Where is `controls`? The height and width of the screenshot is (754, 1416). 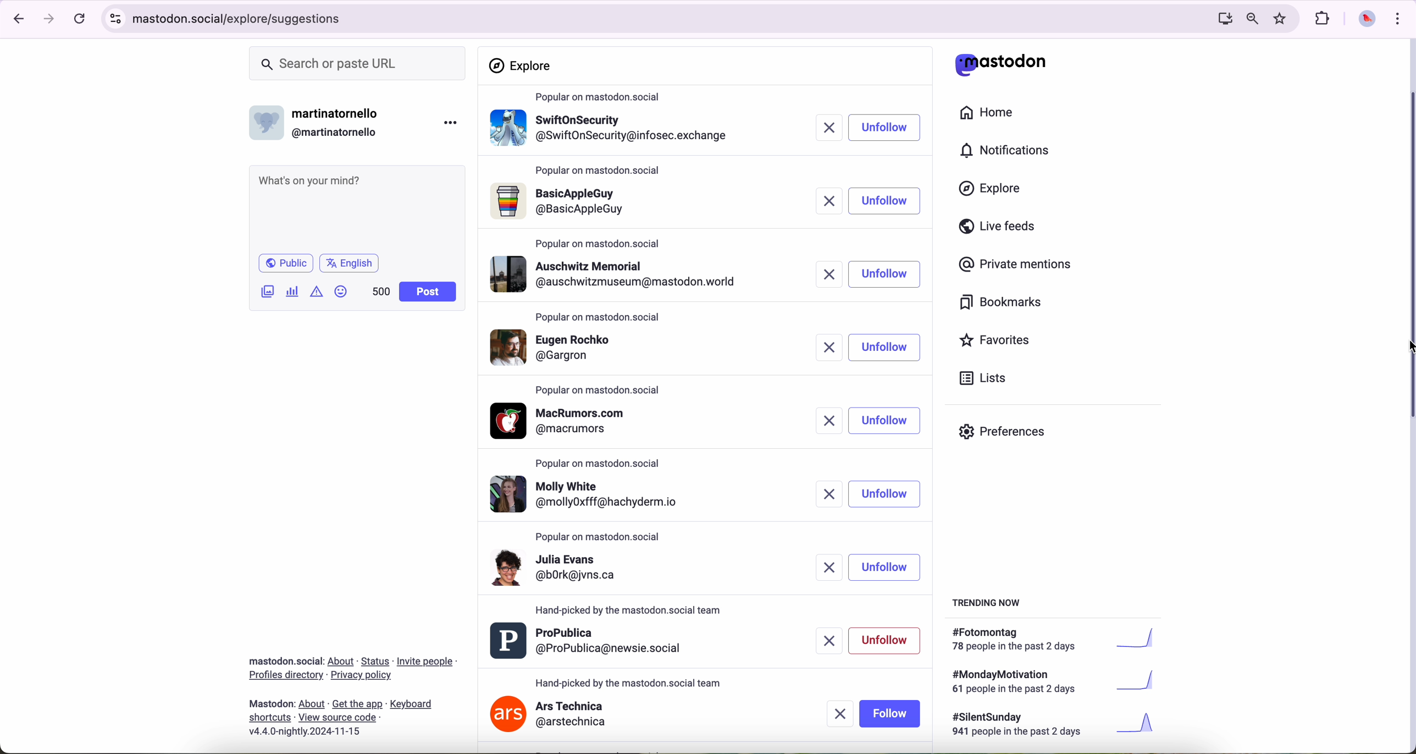
controls is located at coordinates (116, 19).